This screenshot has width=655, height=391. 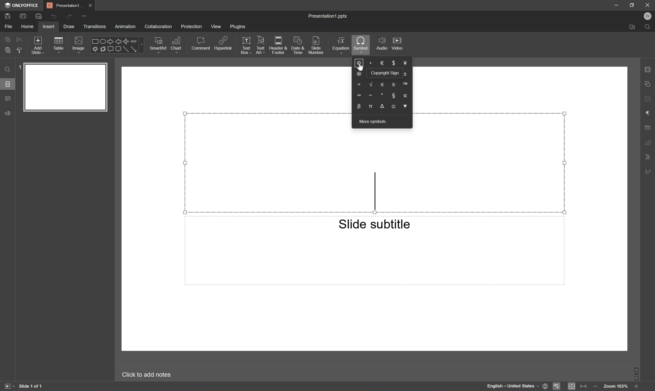 What do you see at coordinates (239, 26) in the screenshot?
I see `Plugins` at bounding box center [239, 26].